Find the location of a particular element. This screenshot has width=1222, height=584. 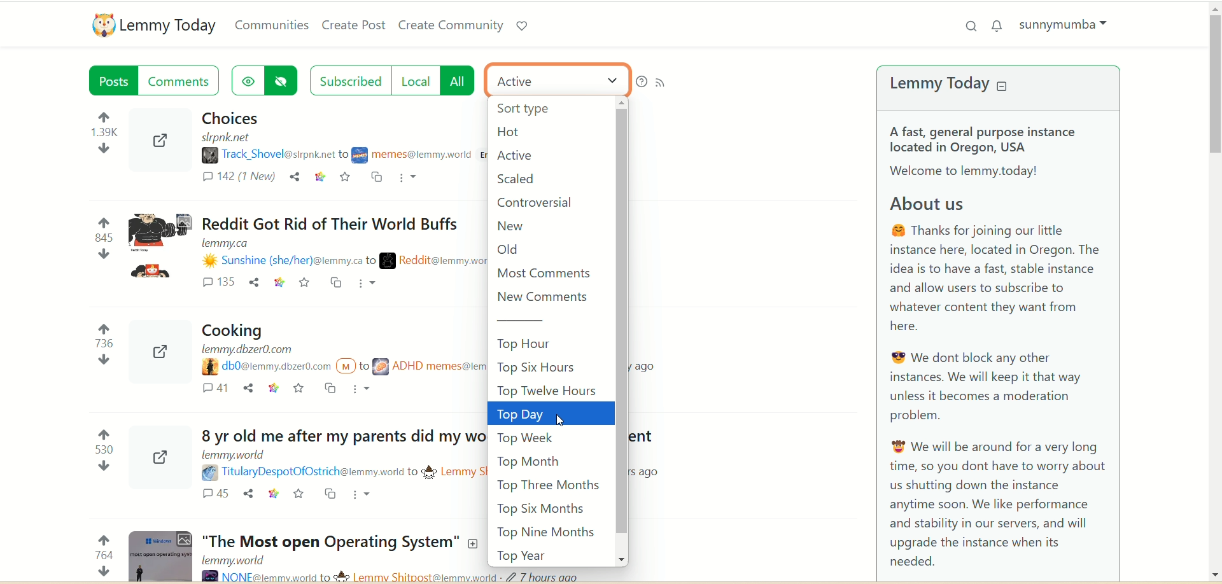

old is located at coordinates (513, 251).